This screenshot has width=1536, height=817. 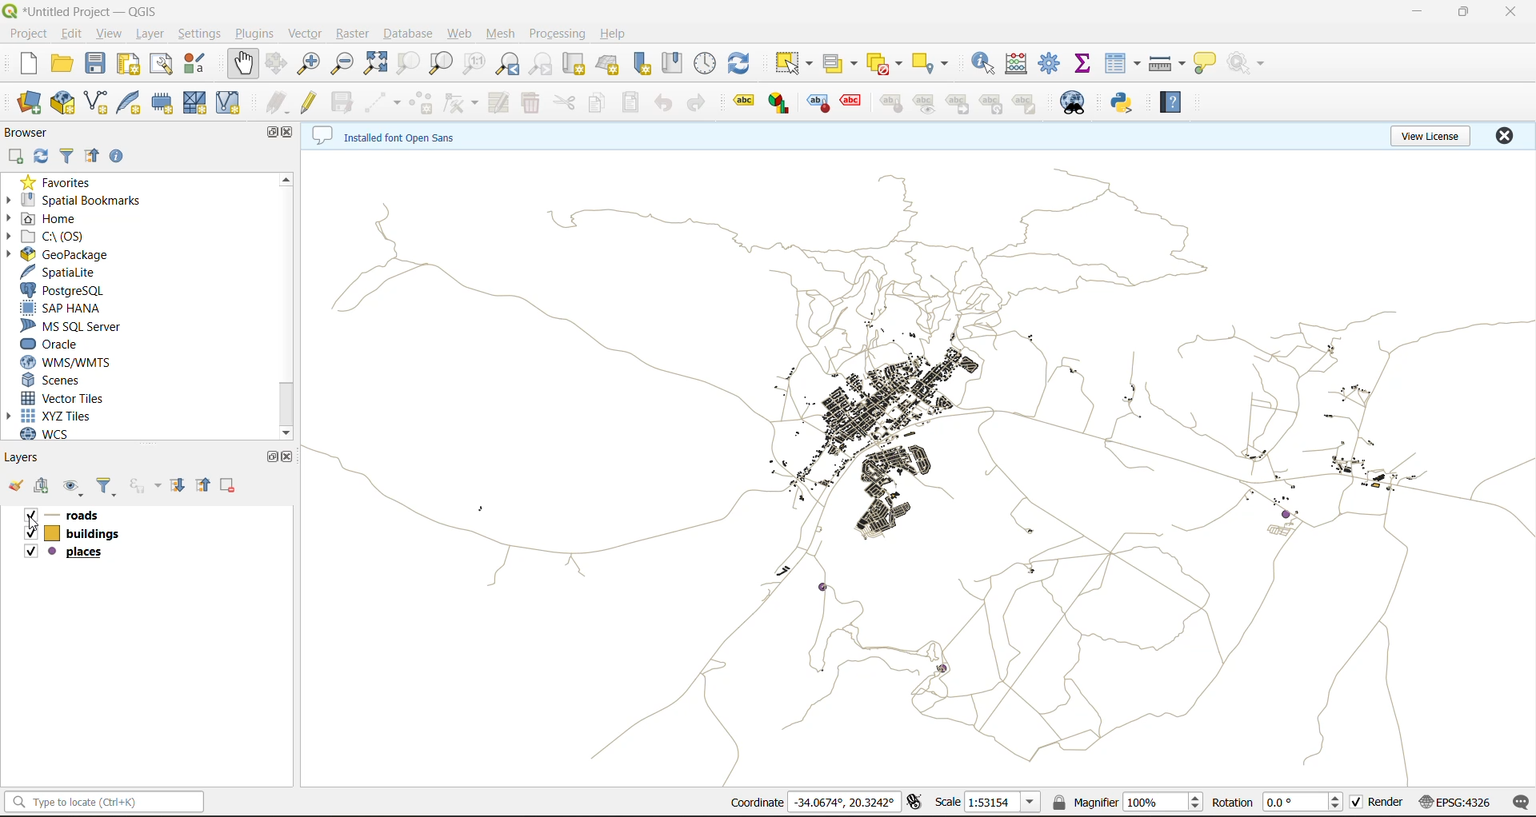 I want to click on pan map, so click(x=246, y=65).